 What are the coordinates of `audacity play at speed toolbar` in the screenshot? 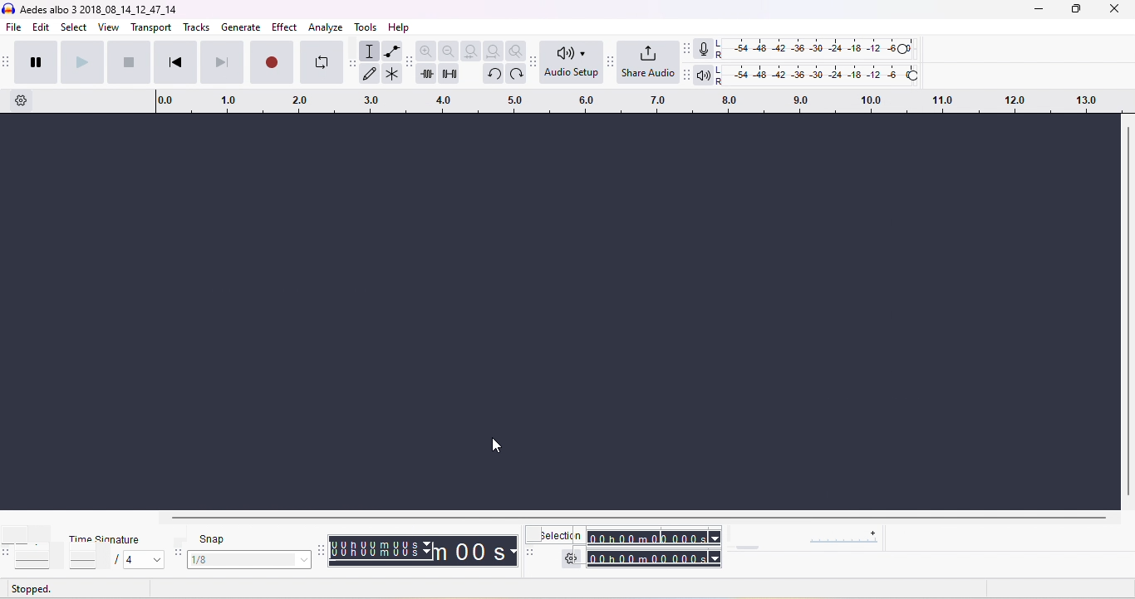 It's located at (732, 538).